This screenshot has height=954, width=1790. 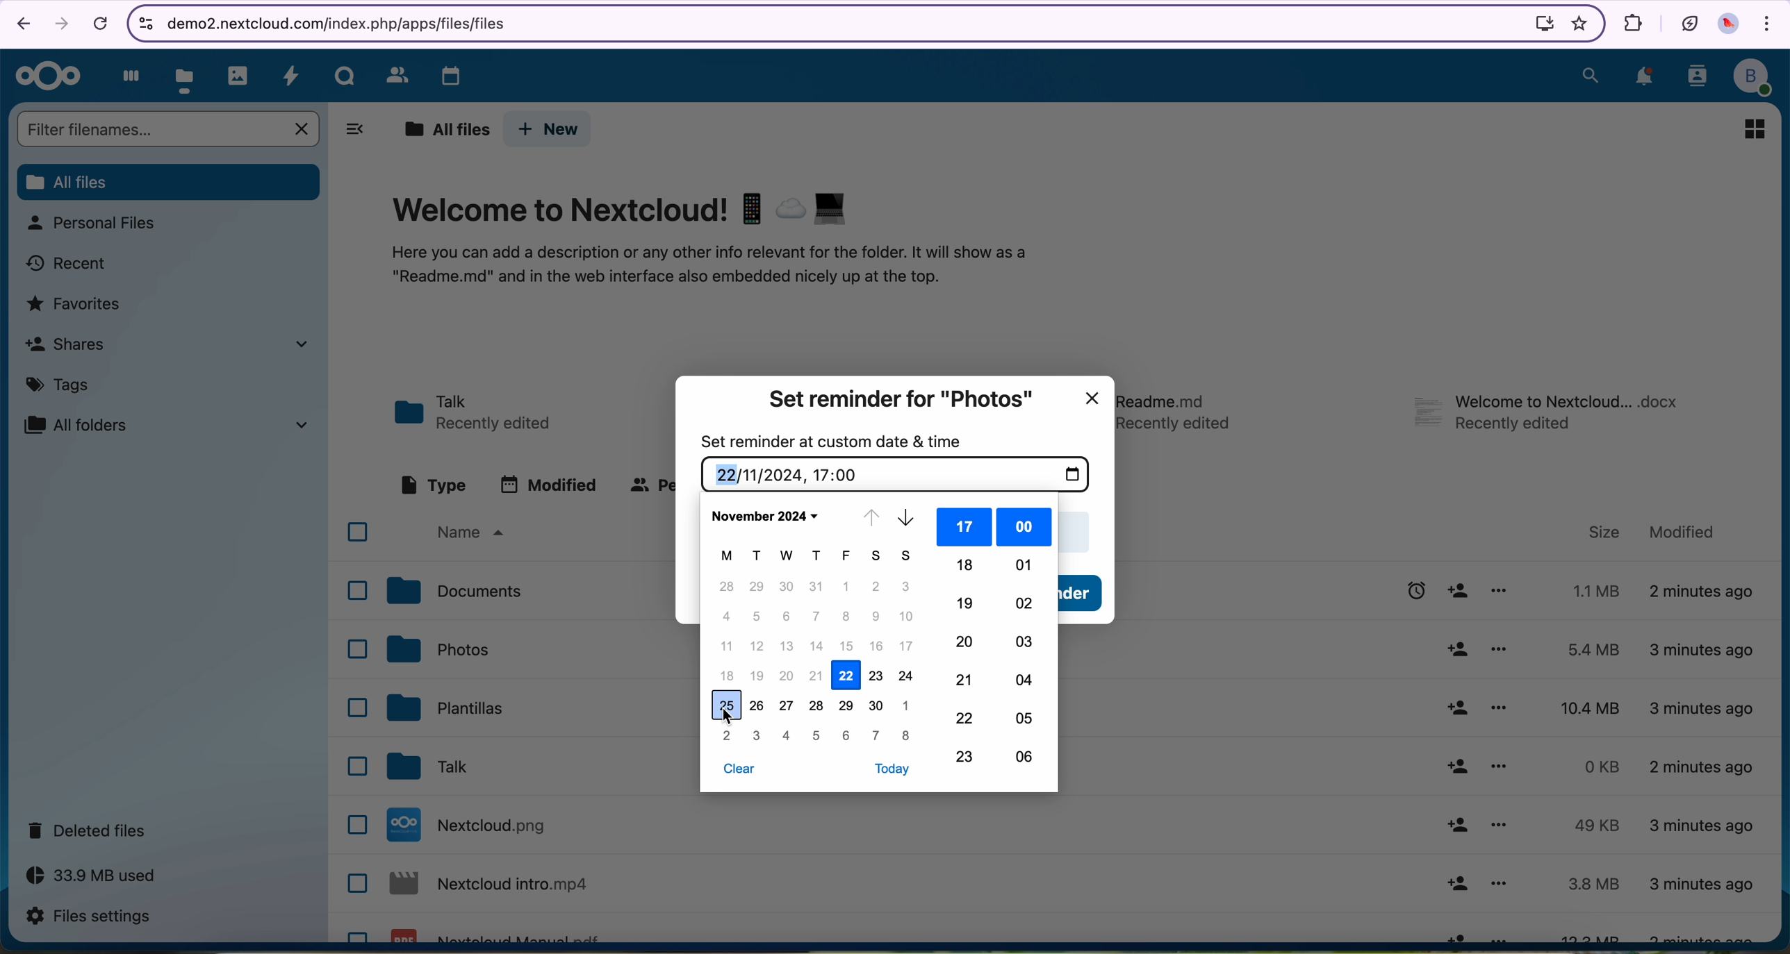 What do you see at coordinates (1702, 771) in the screenshot?
I see `2 minutes ago` at bounding box center [1702, 771].